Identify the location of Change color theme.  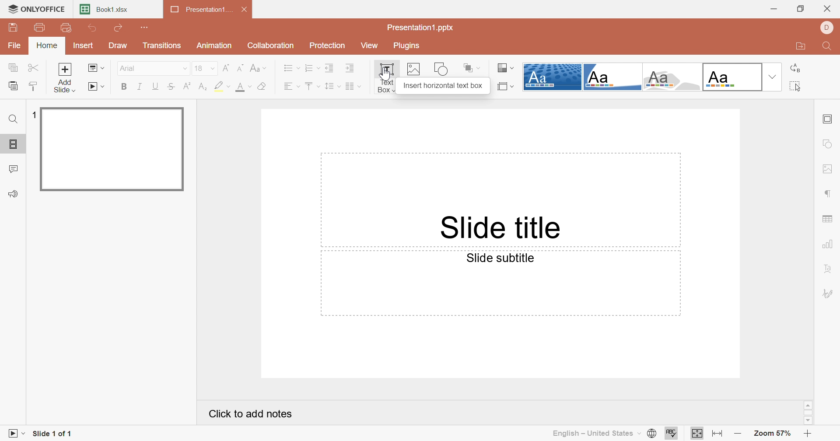
(507, 68).